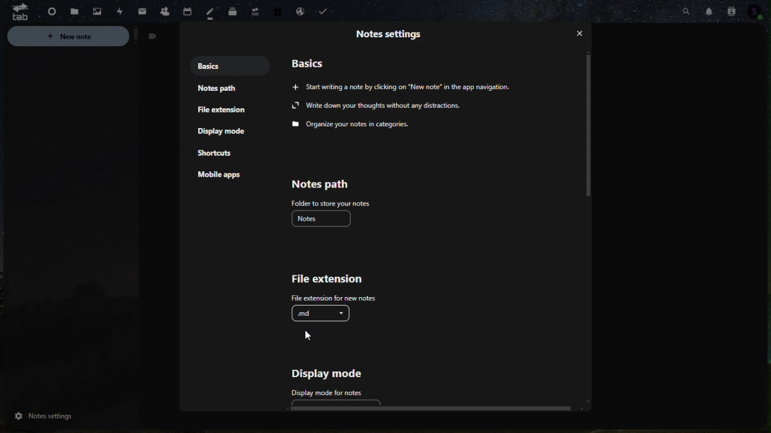  Describe the element at coordinates (322, 218) in the screenshot. I see `notes` at that location.